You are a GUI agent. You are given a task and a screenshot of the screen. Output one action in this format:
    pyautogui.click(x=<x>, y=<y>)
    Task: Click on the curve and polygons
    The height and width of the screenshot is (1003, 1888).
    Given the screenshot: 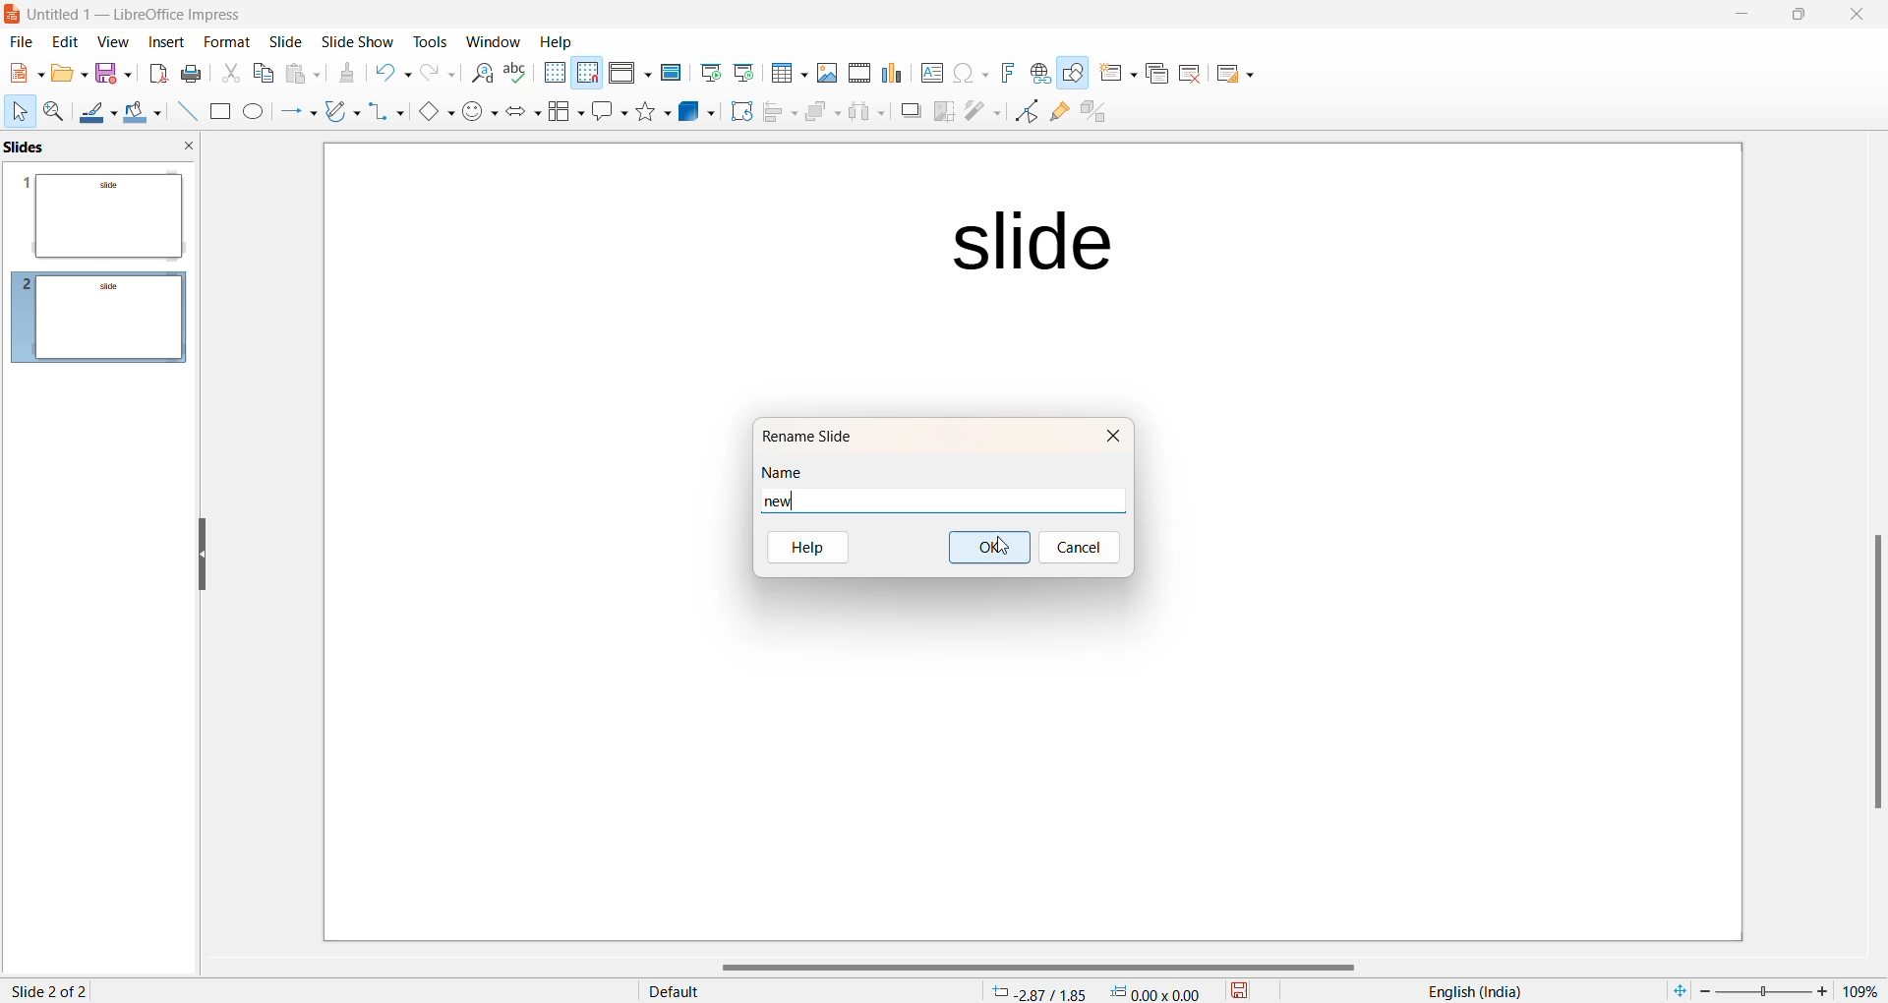 What is the action you would take?
    pyautogui.click(x=339, y=112)
    